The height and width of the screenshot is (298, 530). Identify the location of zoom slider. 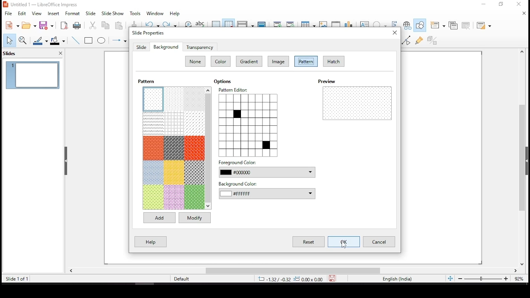
(482, 279).